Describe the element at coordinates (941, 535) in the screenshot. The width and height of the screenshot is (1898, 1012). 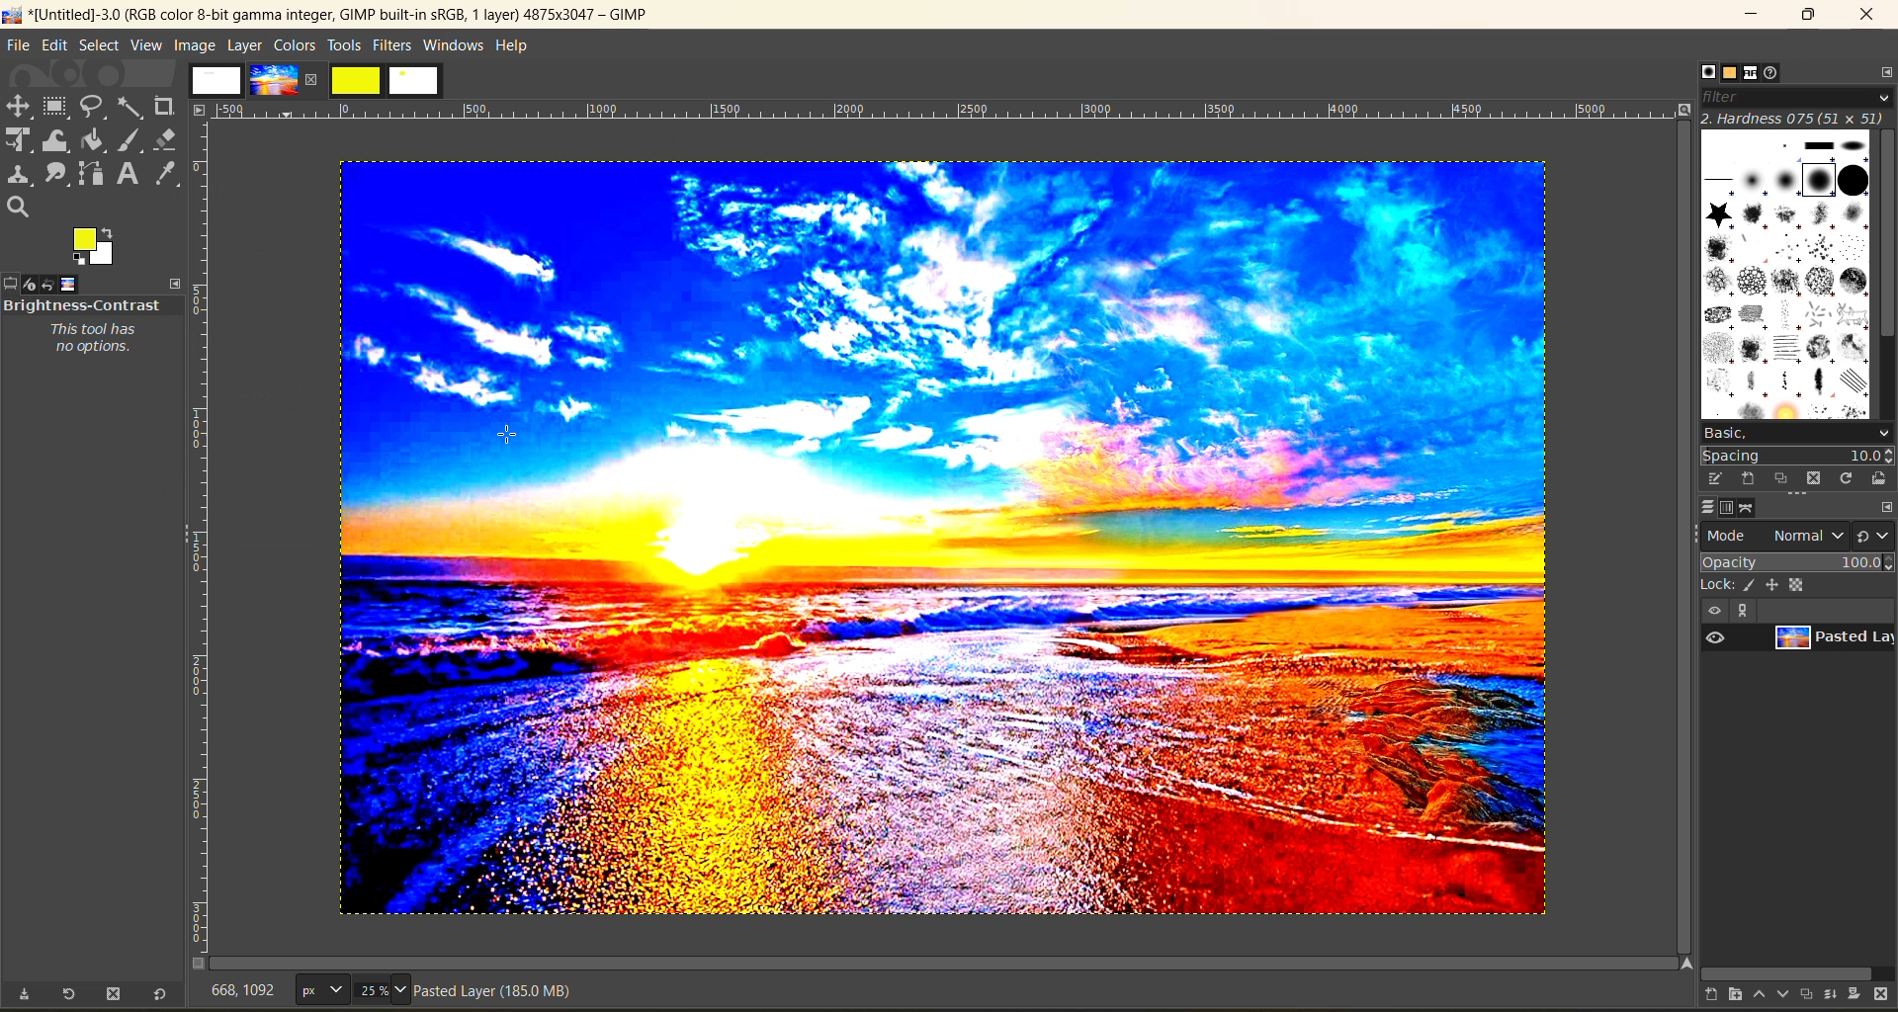
I see `image with brightness and contrast adjusted` at that location.